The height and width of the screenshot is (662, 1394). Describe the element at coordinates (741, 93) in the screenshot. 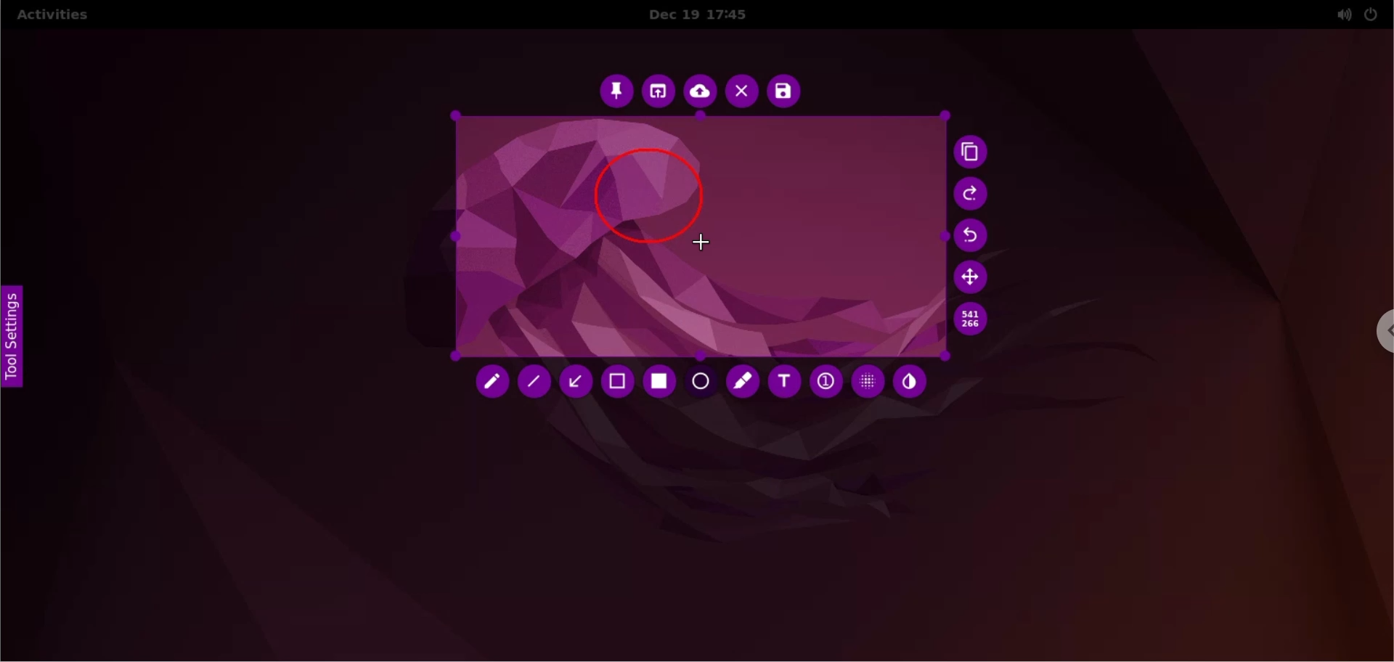

I see `cancel capture` at that location.